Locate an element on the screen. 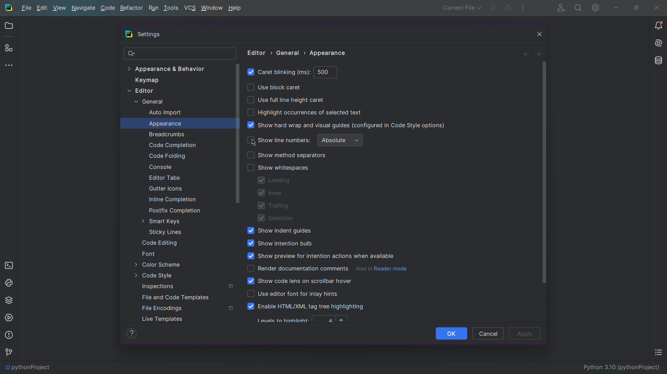 The width and height of the screenshot is (667, 374). Keymap is located at coordinates (146, 80).